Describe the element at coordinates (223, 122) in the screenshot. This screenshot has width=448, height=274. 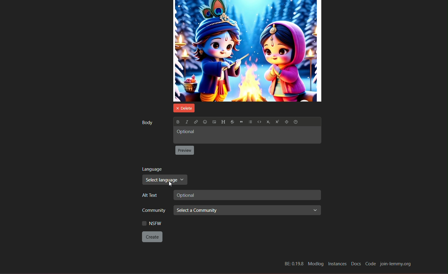
I see `header` at that location.